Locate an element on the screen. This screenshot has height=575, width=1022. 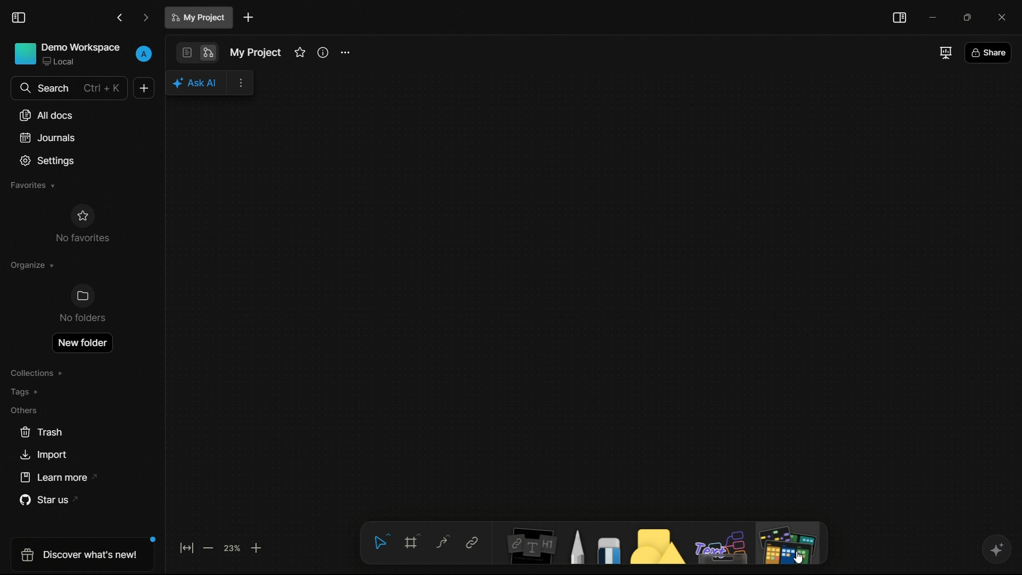
others is located at coordinates (722, 547).